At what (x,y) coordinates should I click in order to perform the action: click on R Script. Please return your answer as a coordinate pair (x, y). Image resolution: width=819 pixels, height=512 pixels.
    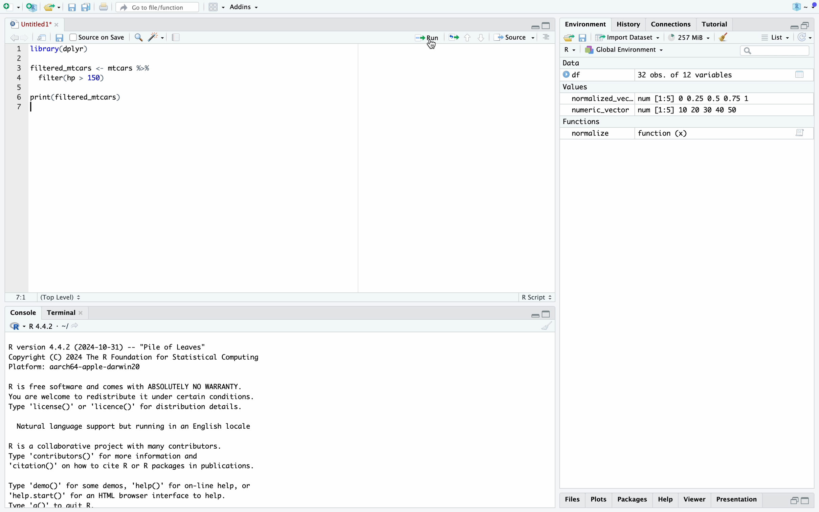
    Looking at the image, I should click on (535, 299).